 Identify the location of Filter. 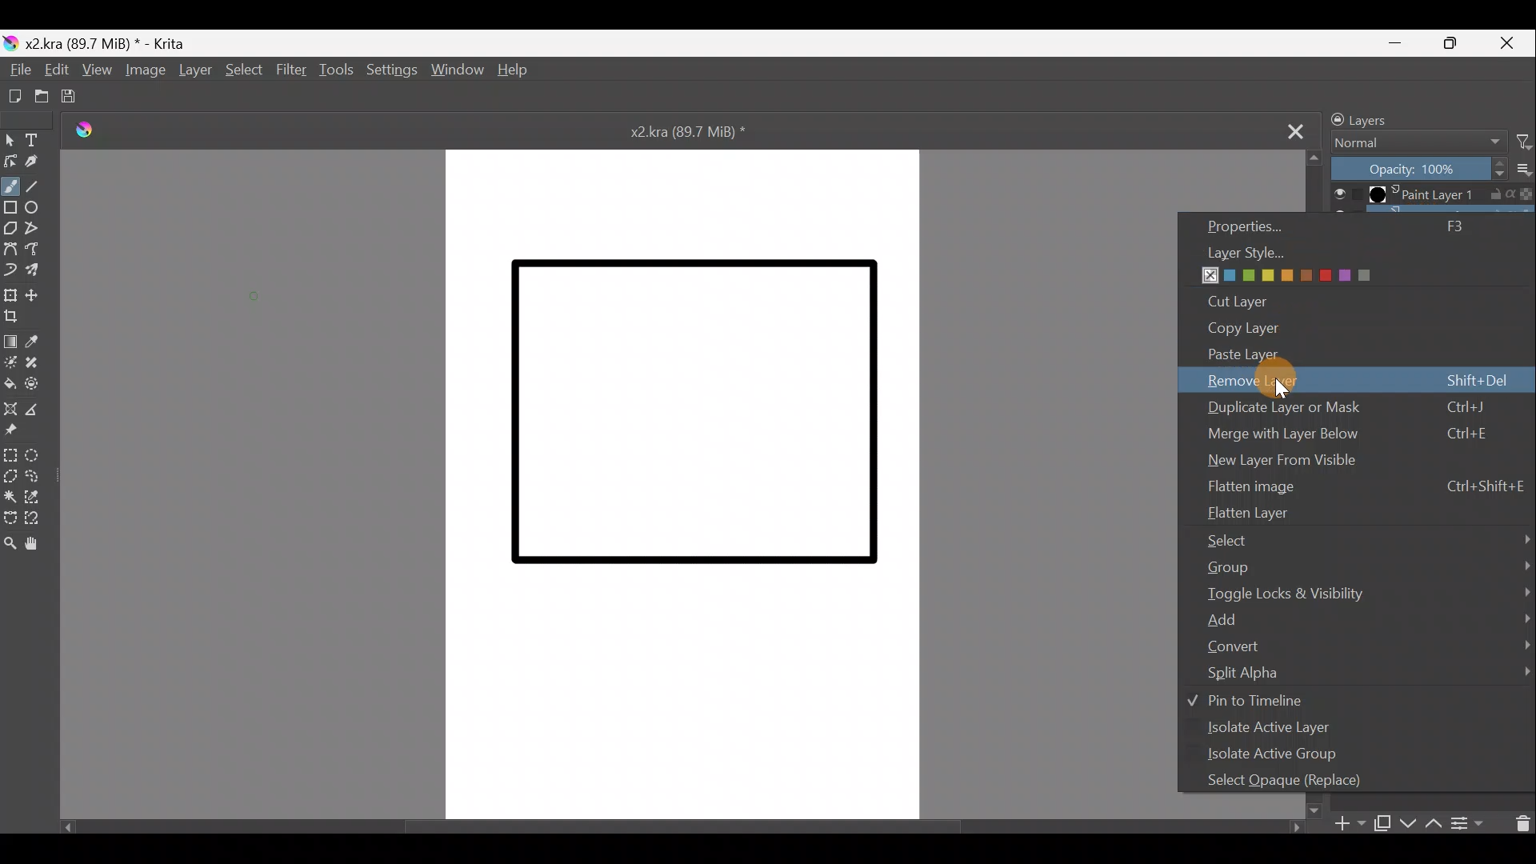
(289, 69).